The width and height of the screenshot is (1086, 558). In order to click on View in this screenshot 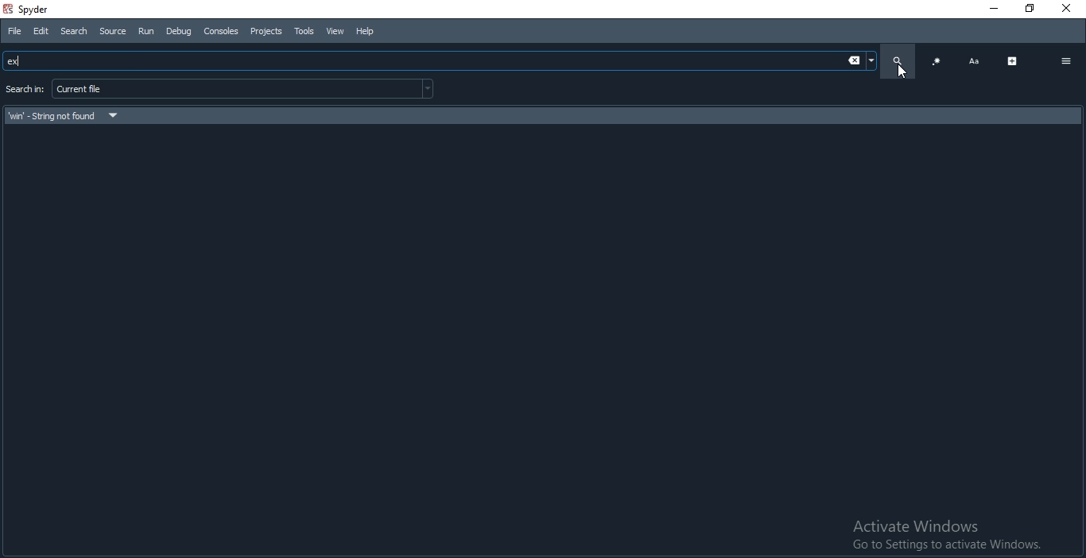, I will do `click(333, 31)`.